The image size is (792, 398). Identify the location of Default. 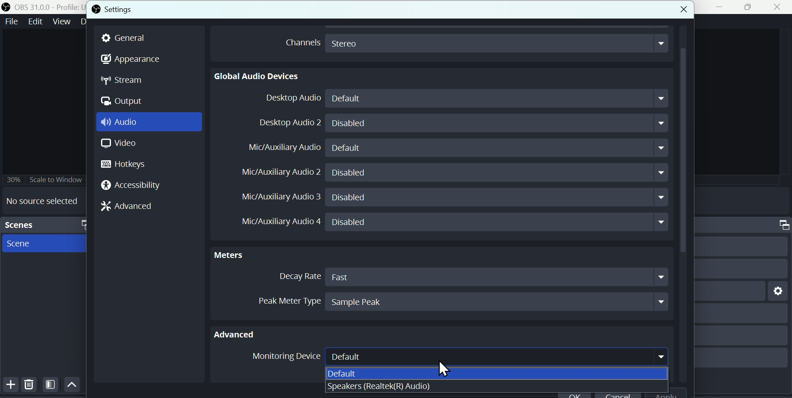
(499, 148).